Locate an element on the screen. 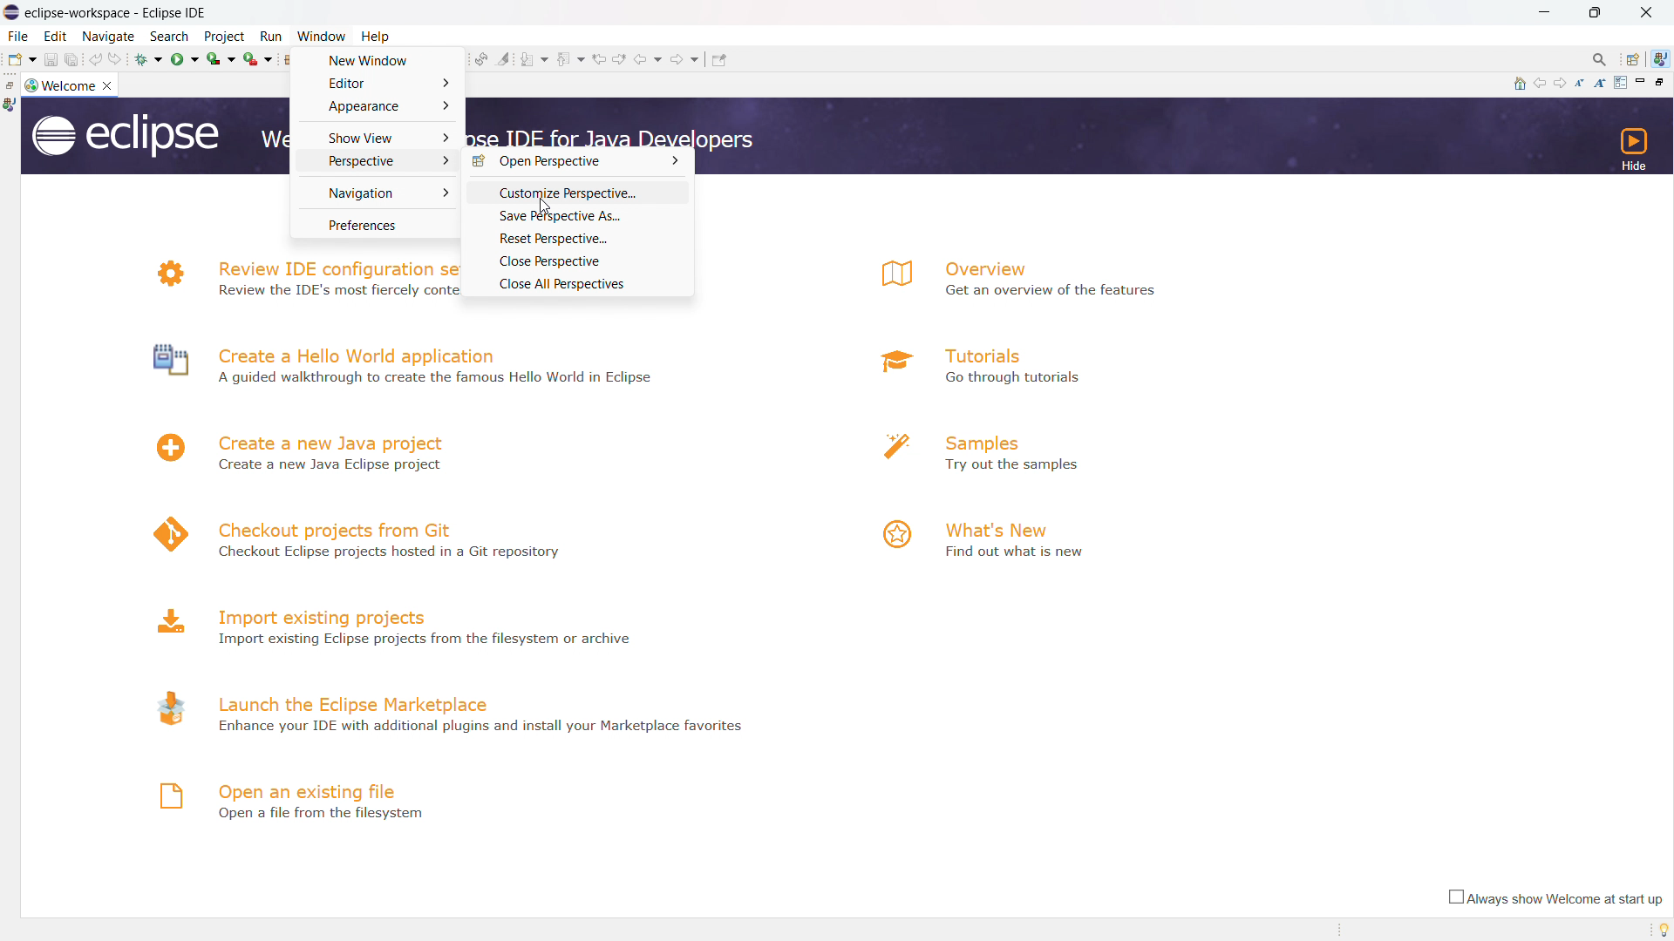 Image resolution: width=1674 pixels, height=941 pixels. editor is located at coordinates (375, 83).